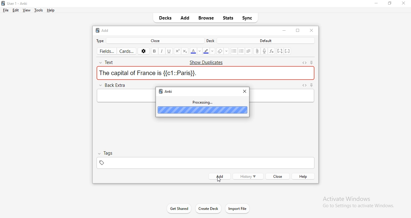 The width and height of the screenshot is (411, 218). Describe the element at coordinates (167, 18) in the screenshot. I see `decks` at that location.